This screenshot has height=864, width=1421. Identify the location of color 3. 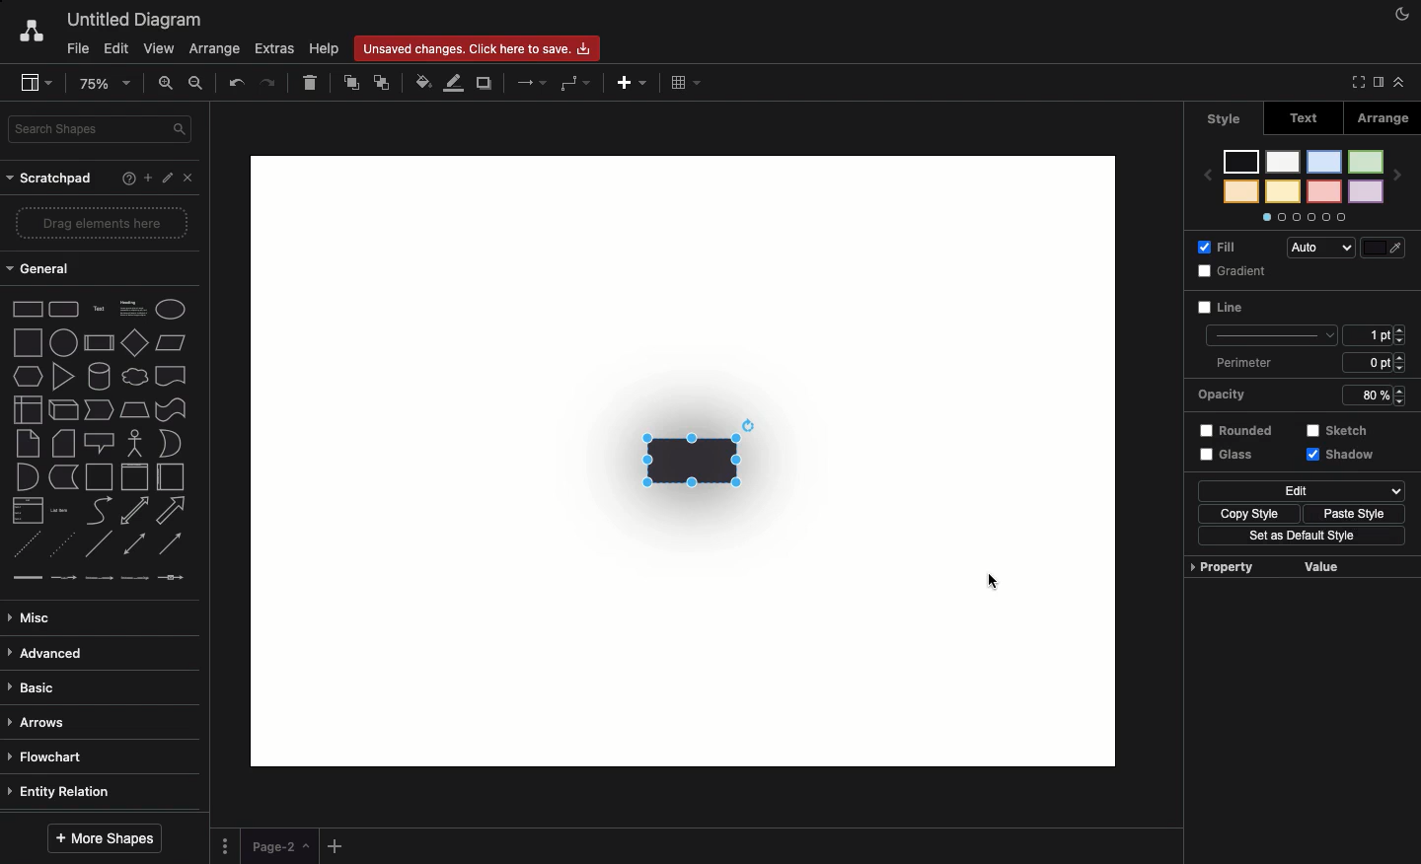
(1323, 162).